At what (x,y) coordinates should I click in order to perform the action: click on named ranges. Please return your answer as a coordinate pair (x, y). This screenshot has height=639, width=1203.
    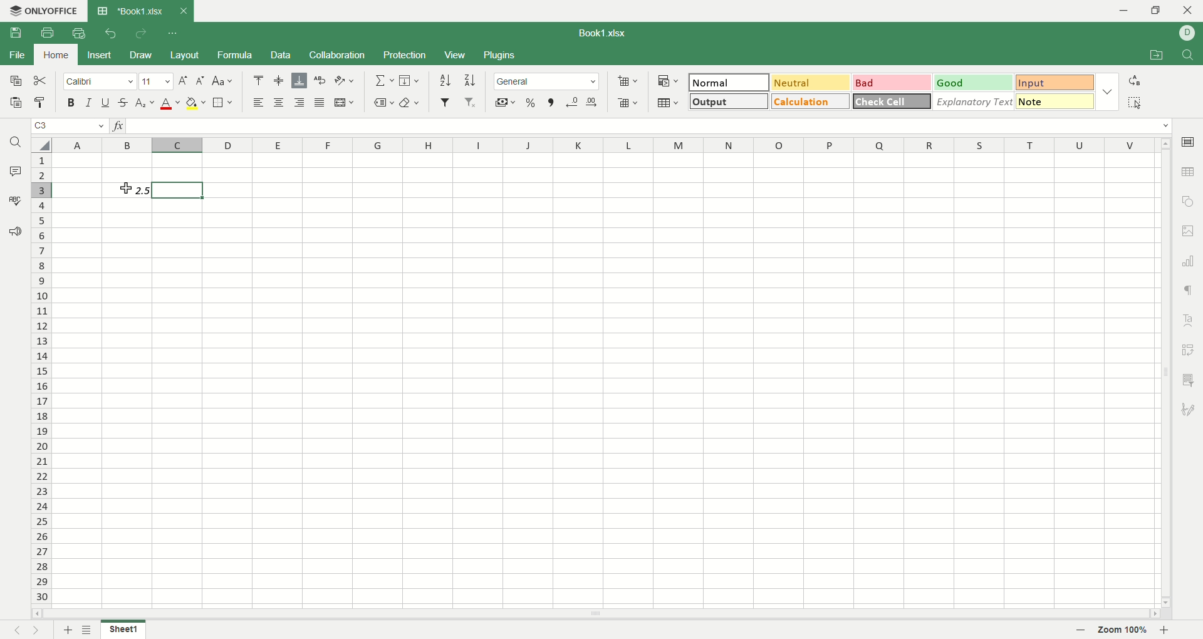
    Looking at the image, I should click on (382, 103).